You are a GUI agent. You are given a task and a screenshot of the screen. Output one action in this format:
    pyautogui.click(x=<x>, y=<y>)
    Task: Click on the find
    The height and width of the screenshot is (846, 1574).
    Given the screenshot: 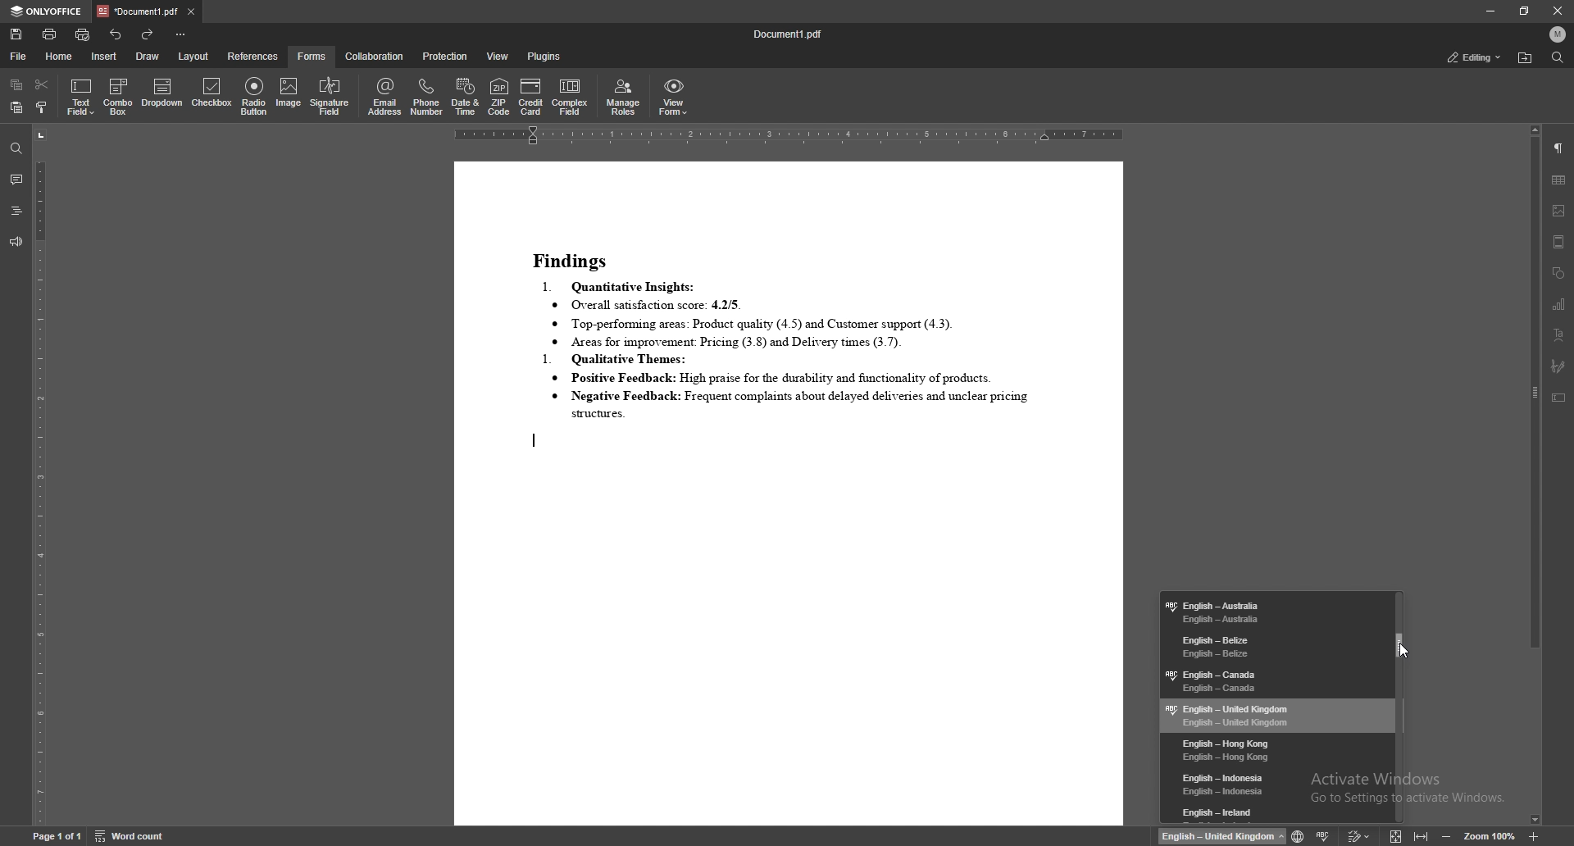 What is the action you would take?
    pyautogui.click(x=1558, y=57)
    